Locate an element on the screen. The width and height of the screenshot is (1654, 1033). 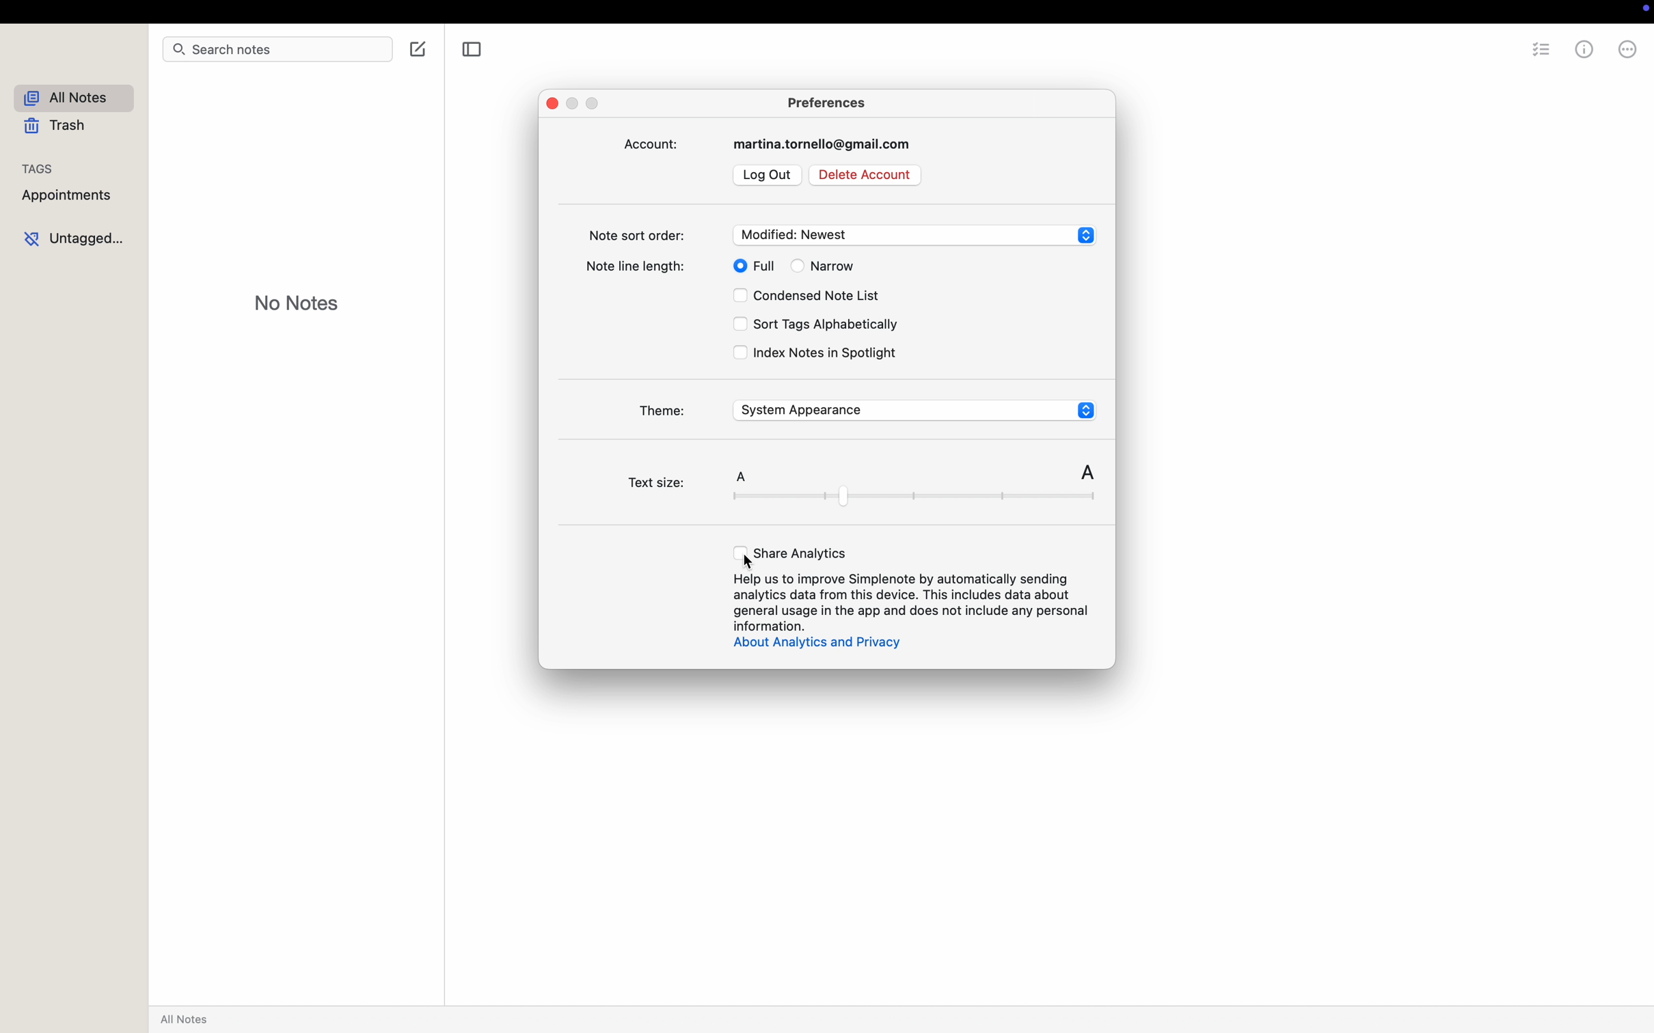
close popup is located at coordinates (550, 102).